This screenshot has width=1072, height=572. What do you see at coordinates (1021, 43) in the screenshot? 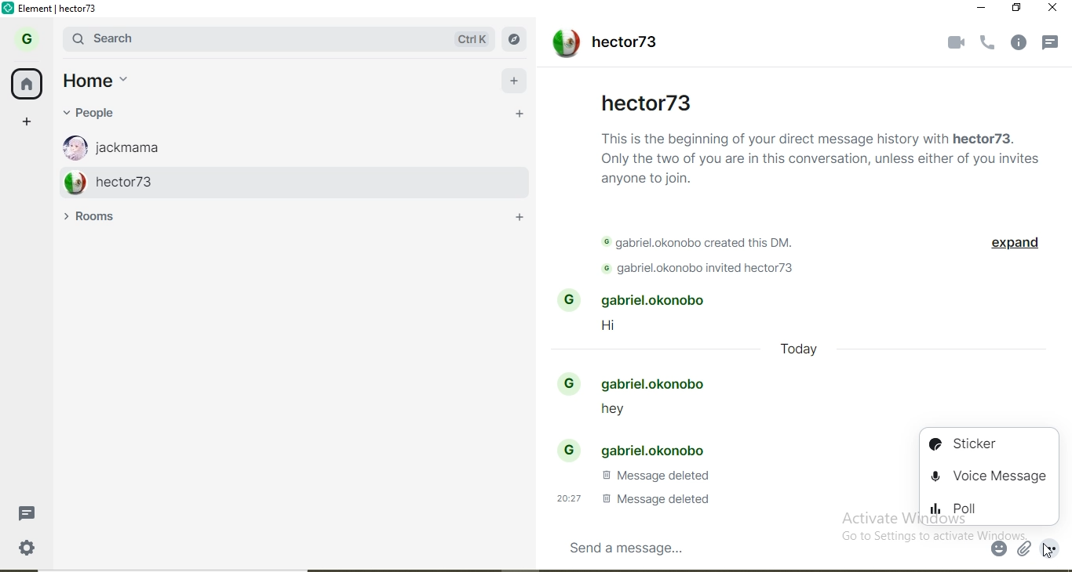
I see `info` at bounding box center [1021, 43].